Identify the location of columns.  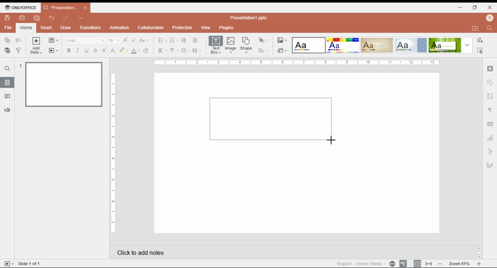
(198, 50).